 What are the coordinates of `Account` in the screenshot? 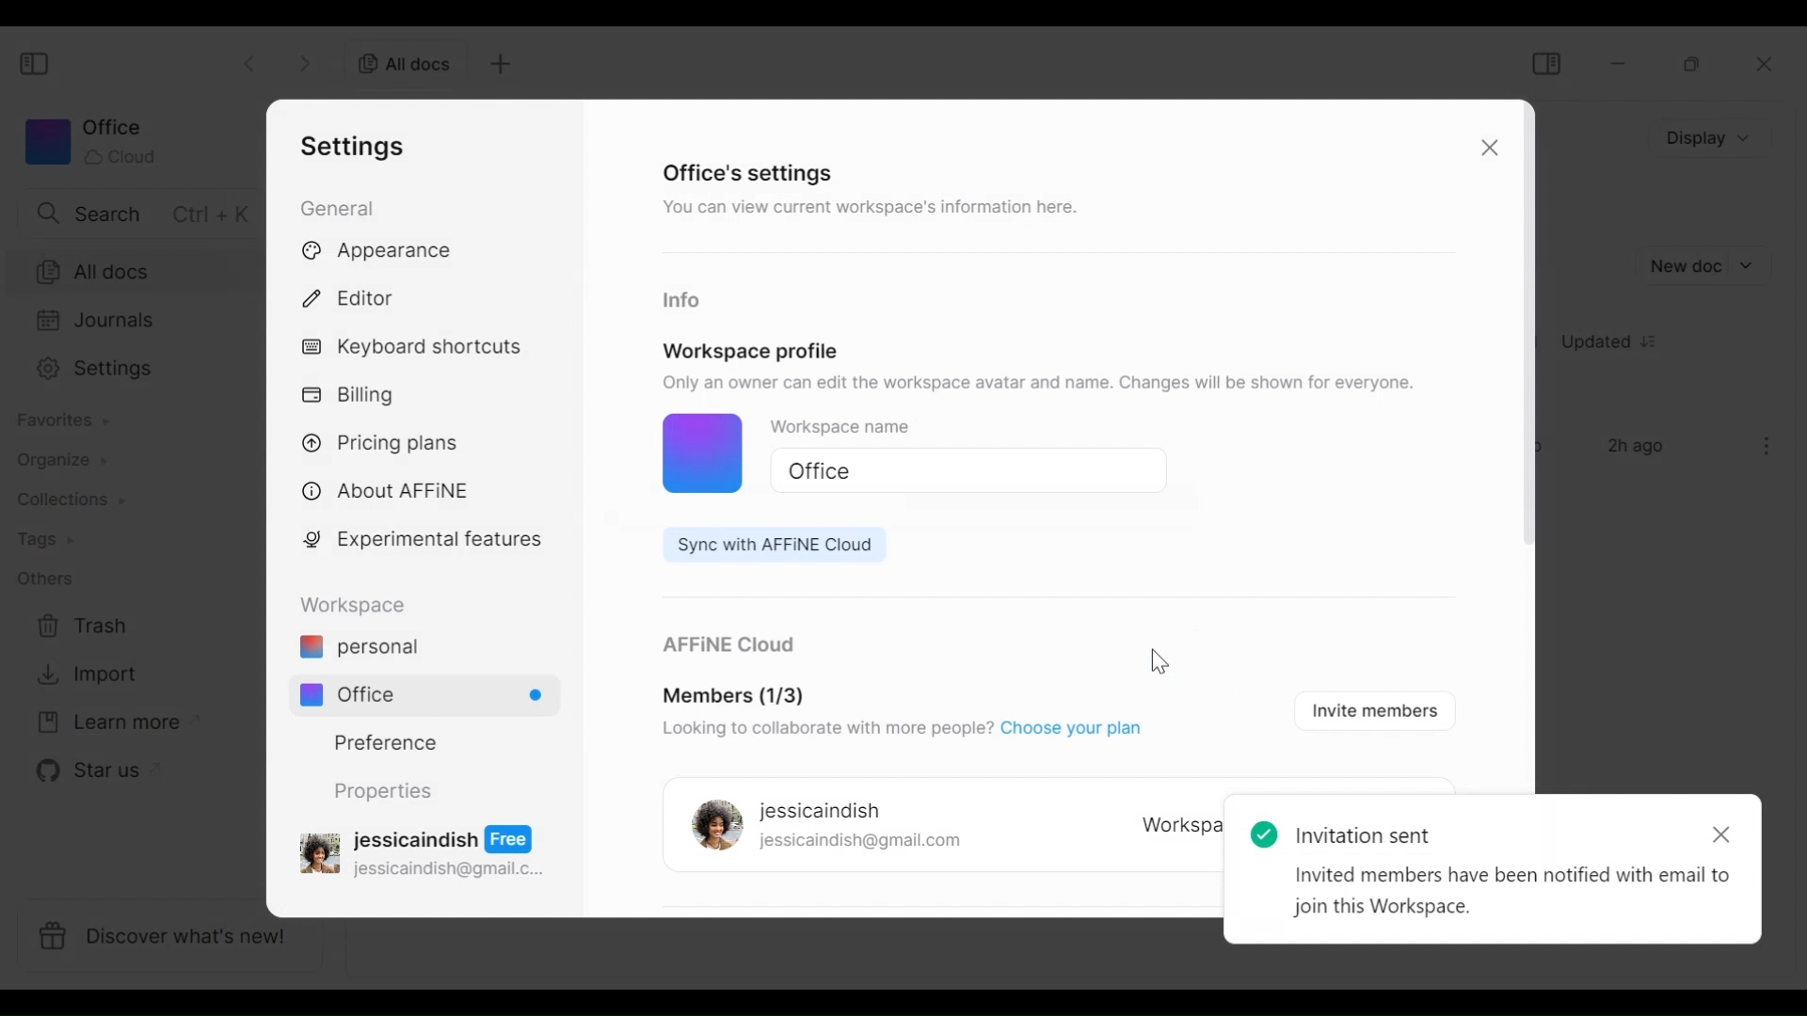 It's located at (426, 849).